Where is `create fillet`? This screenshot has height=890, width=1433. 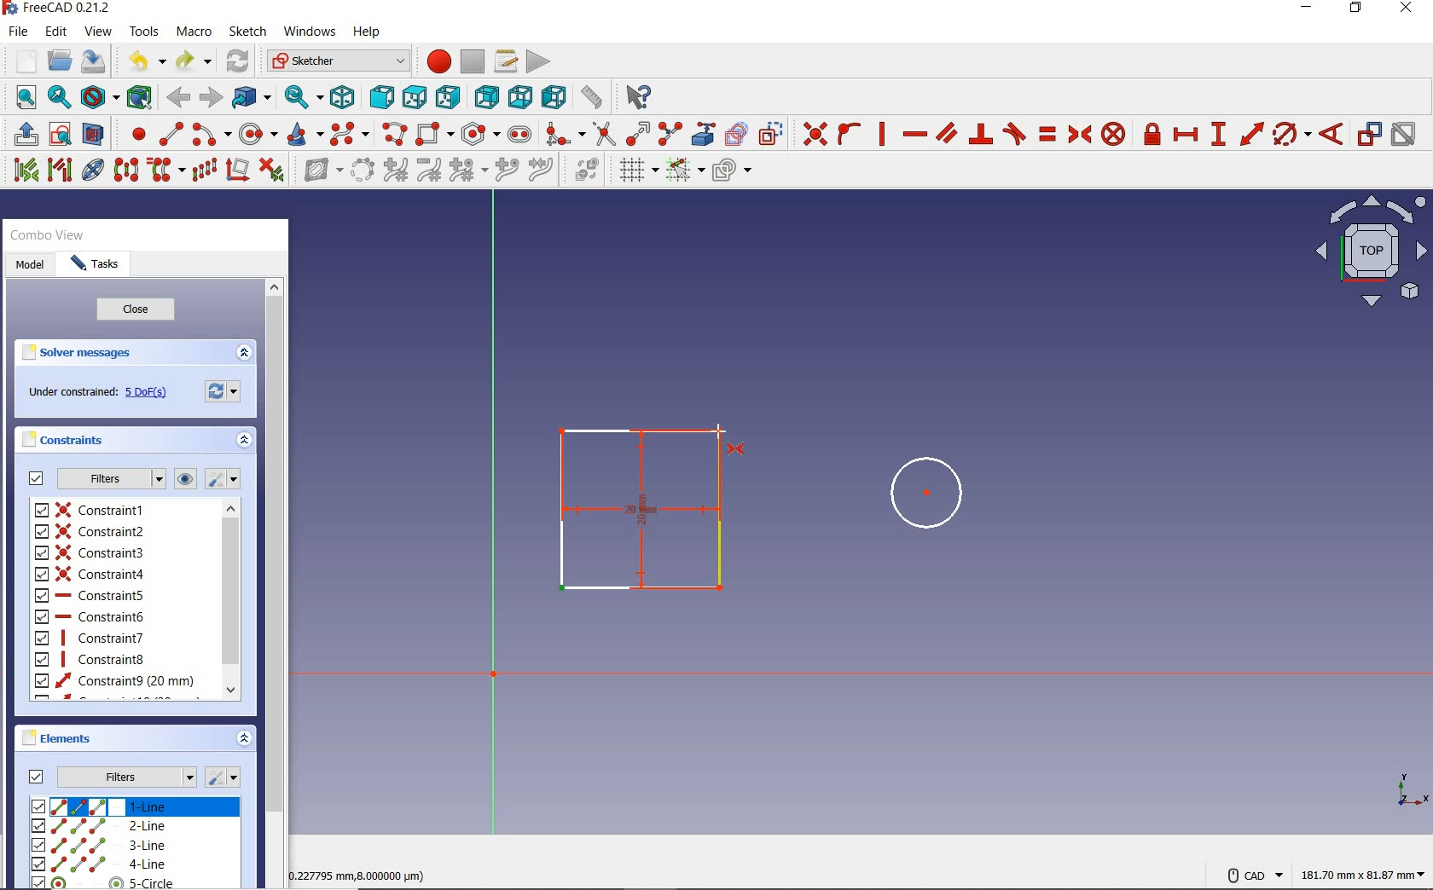
create fillet is located at coordinates (565, 134).